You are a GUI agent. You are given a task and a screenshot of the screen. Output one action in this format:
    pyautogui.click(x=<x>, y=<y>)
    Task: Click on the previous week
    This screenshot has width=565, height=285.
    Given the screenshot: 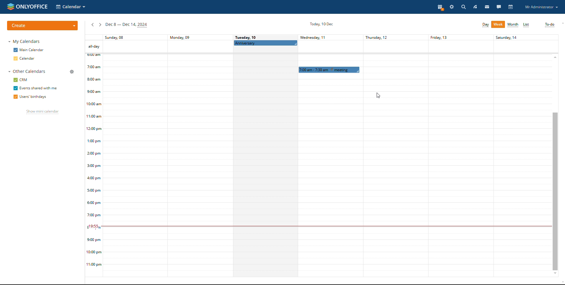 What is the action you would take?
    pyautogui.click(x=92, y=25)
    